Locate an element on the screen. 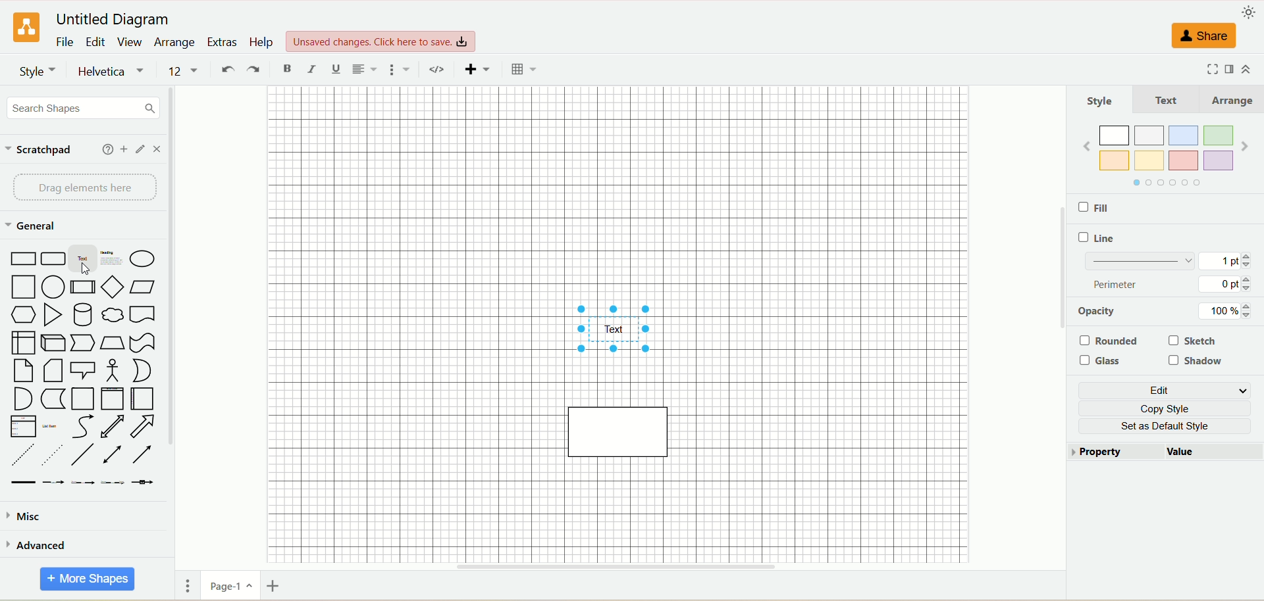  arrange is located at coordinates (176, 43).